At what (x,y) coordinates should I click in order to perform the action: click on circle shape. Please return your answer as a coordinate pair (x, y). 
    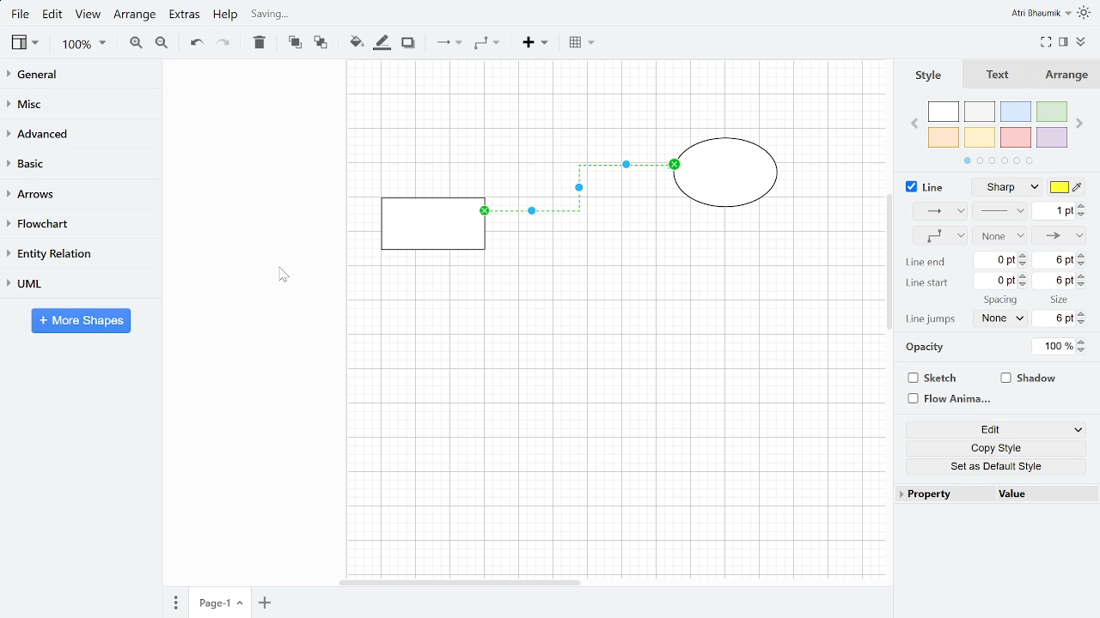
    Looking at the image, I should click on (729, 175).